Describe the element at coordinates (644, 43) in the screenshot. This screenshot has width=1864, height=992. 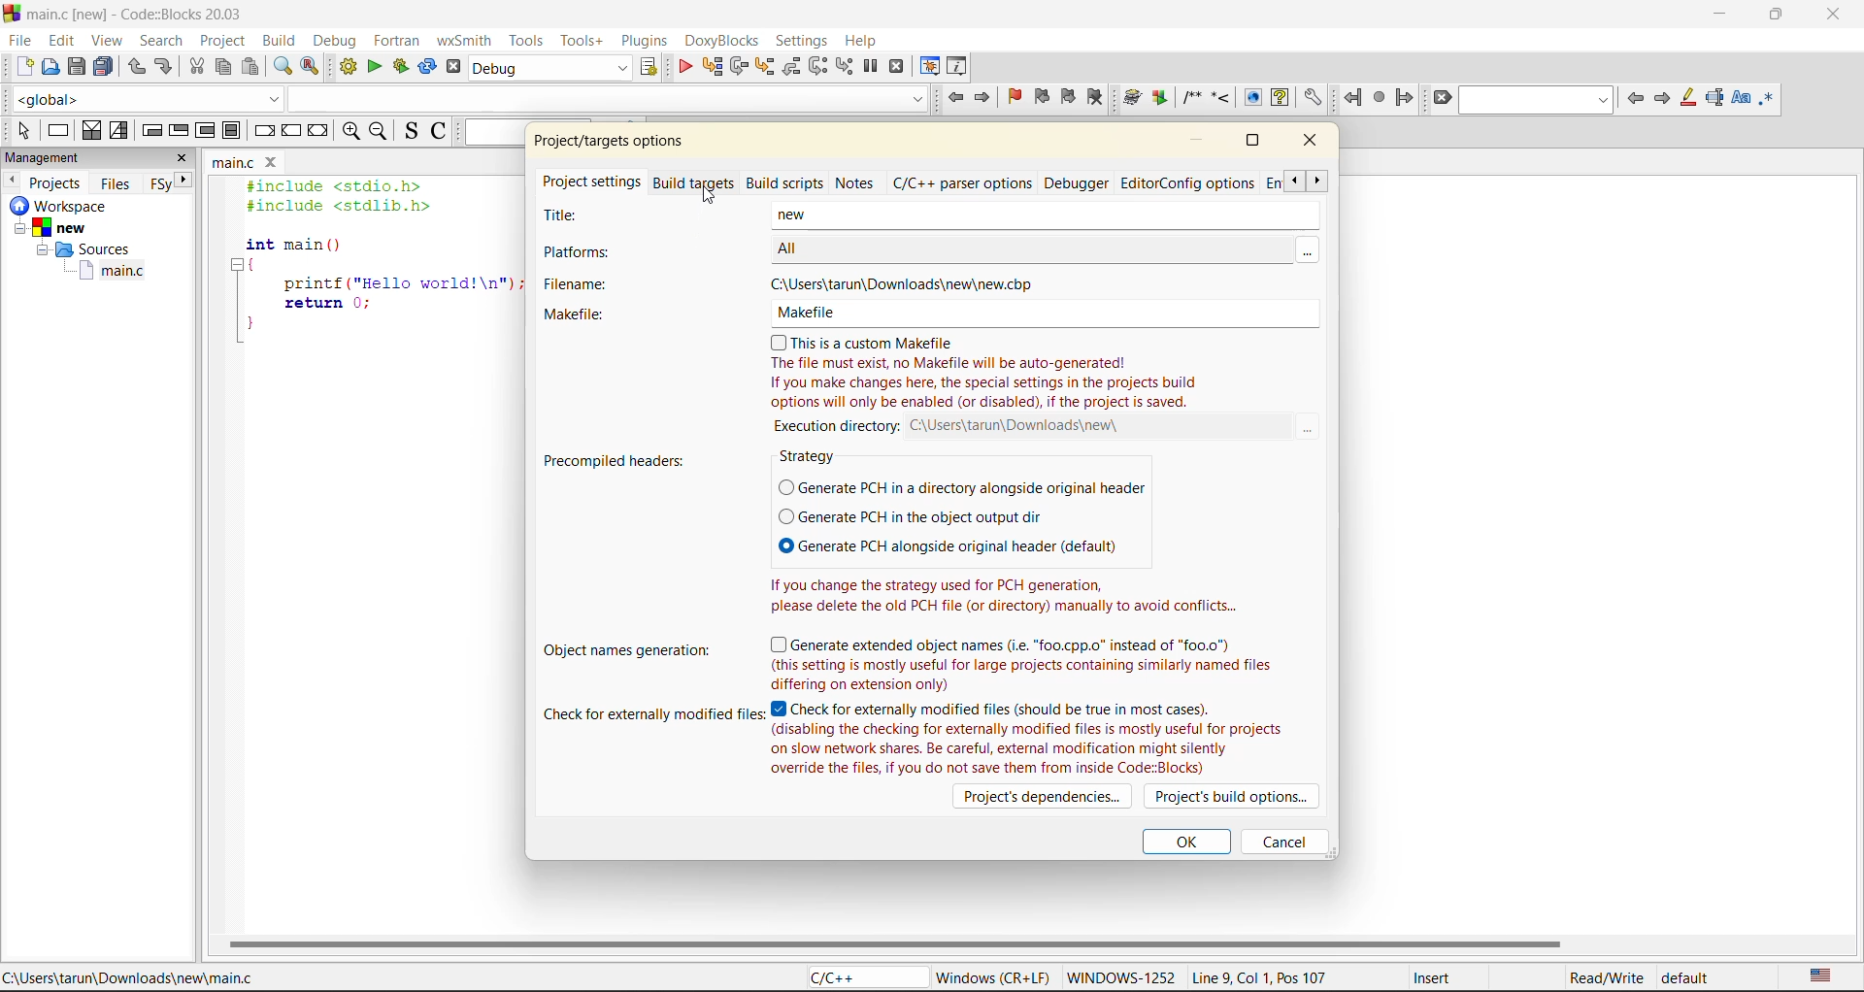
I see `plugins` at that location.